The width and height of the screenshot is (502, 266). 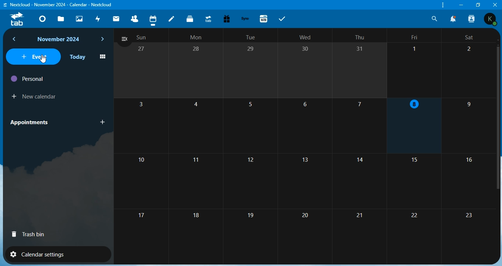 I want to click on close, so click(x=495, y=4).